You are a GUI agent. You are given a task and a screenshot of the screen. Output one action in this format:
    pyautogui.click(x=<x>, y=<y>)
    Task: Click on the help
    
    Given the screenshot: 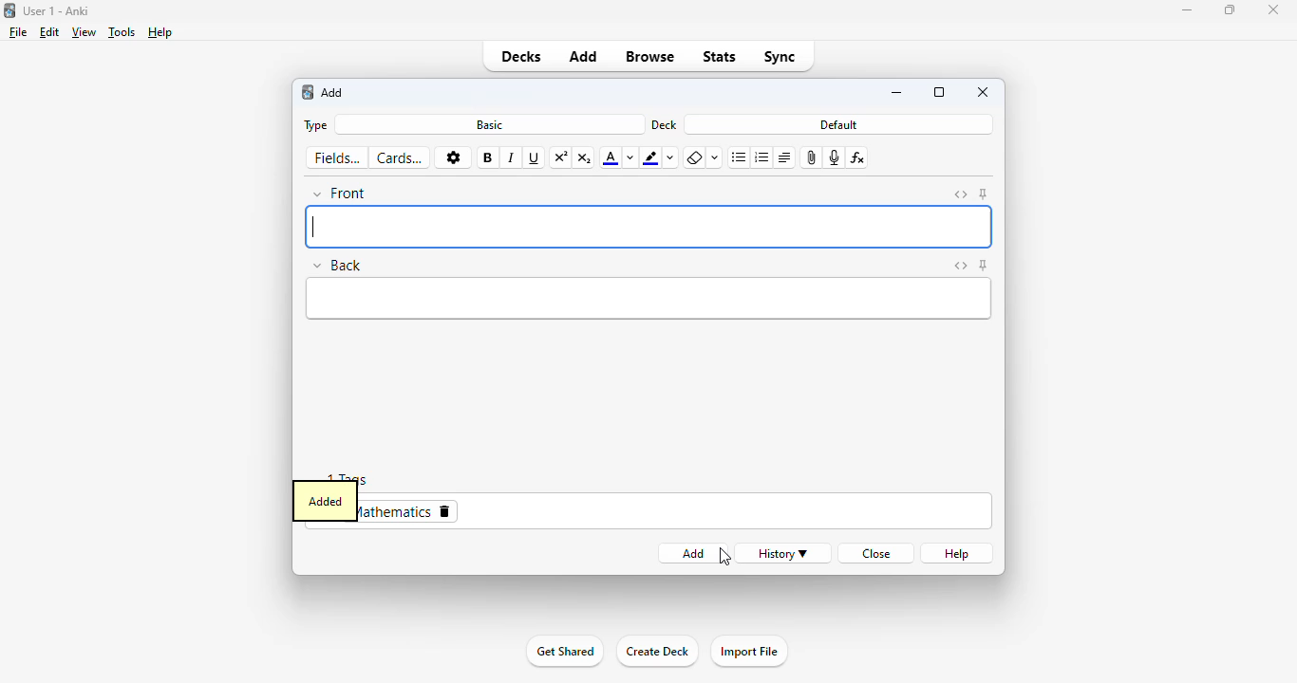 What is the action you would take?
    pyautogui.click(x=160, y=32)
    